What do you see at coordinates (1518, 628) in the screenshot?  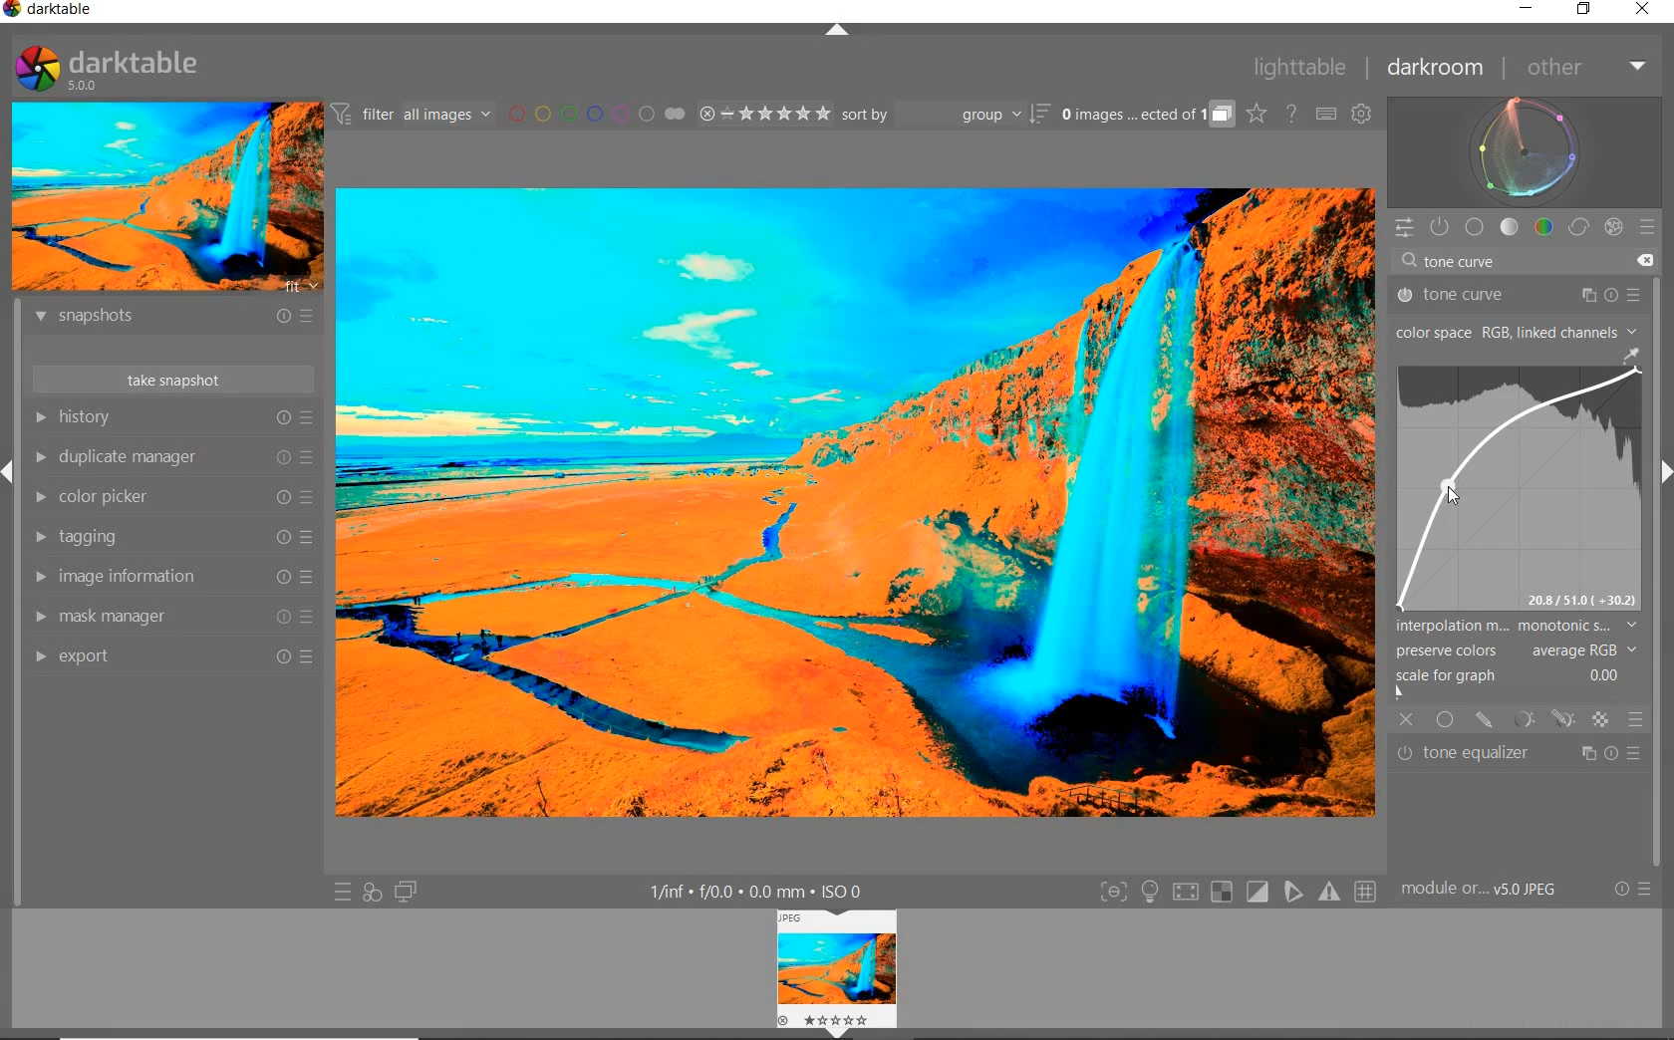 I see `INTERPOLATION` at bounding box center [1518, 628].